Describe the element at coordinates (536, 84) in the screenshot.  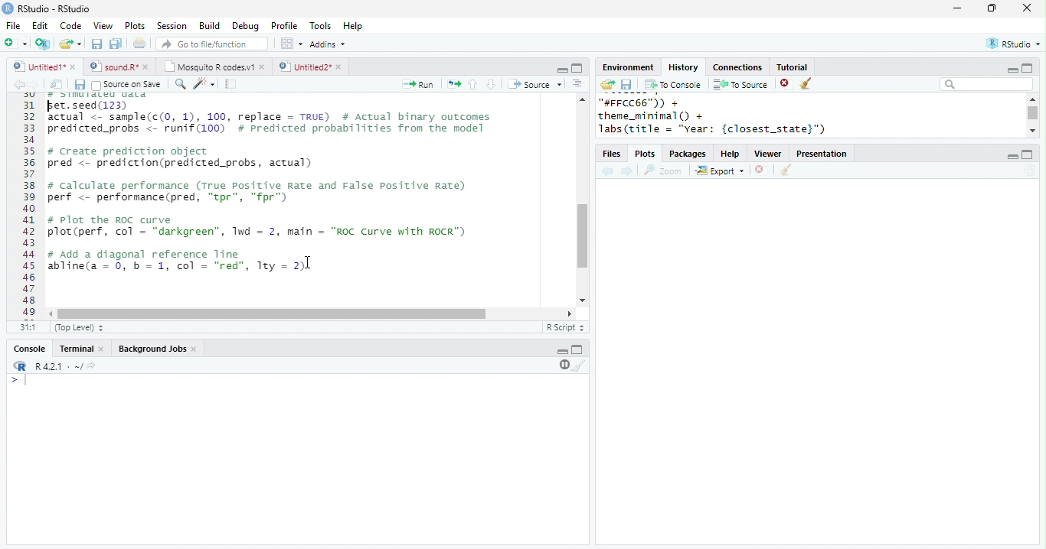
I see `Source` at that location.